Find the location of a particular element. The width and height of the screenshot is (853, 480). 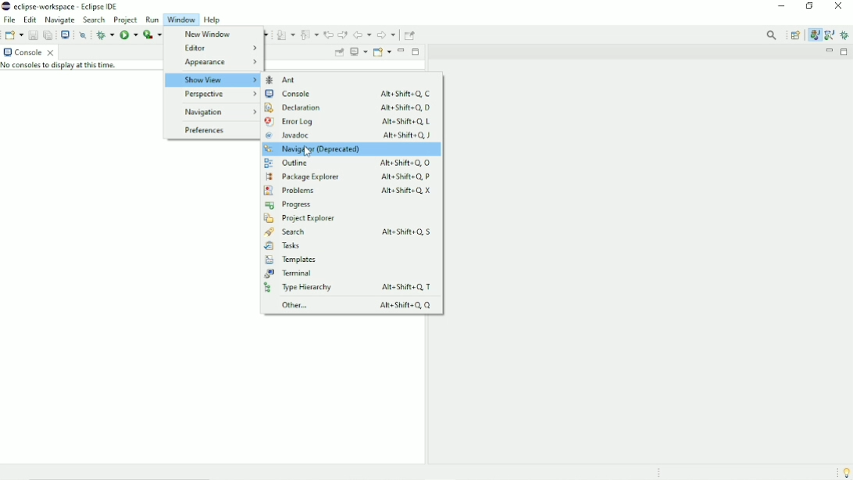

Declaration is located at coordinates (347, 107).